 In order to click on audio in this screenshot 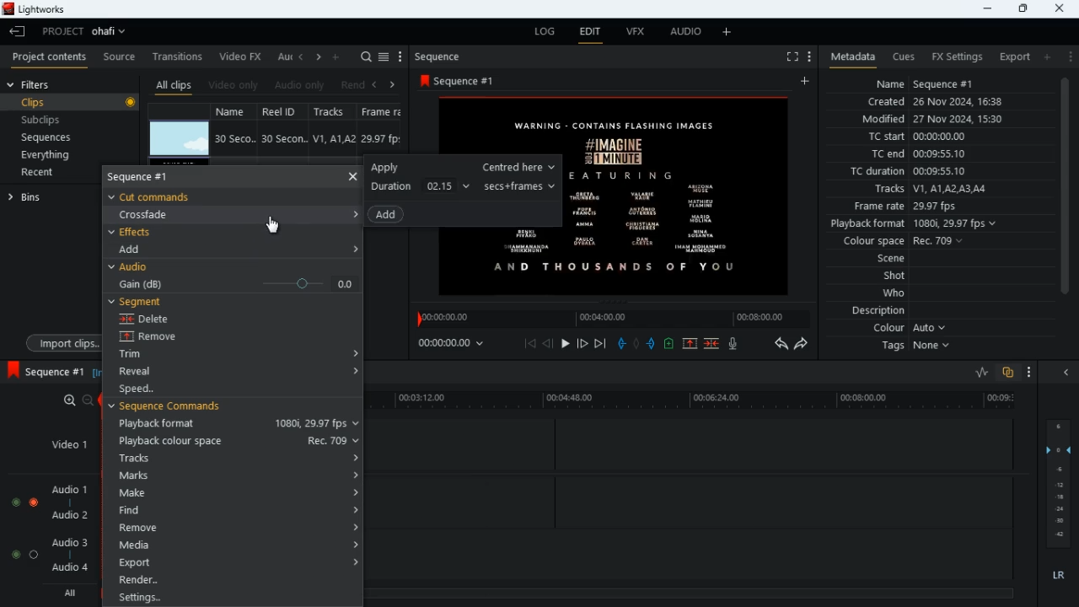, I will do `click(682, 33)`.